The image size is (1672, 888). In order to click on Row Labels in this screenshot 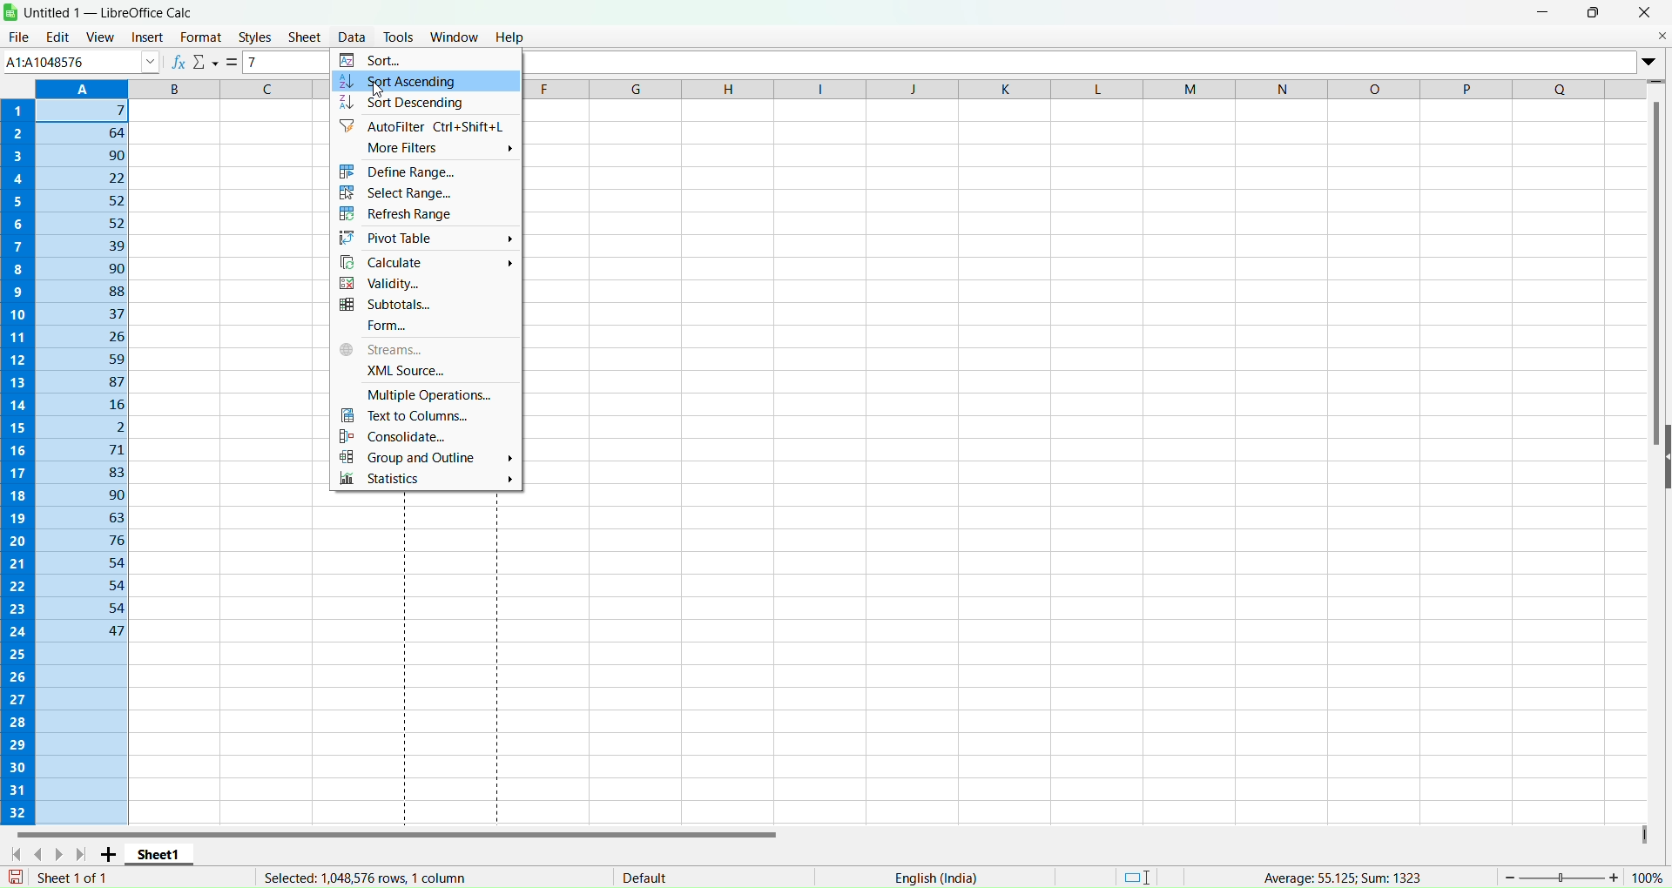, I will do `click(19, 458)`.